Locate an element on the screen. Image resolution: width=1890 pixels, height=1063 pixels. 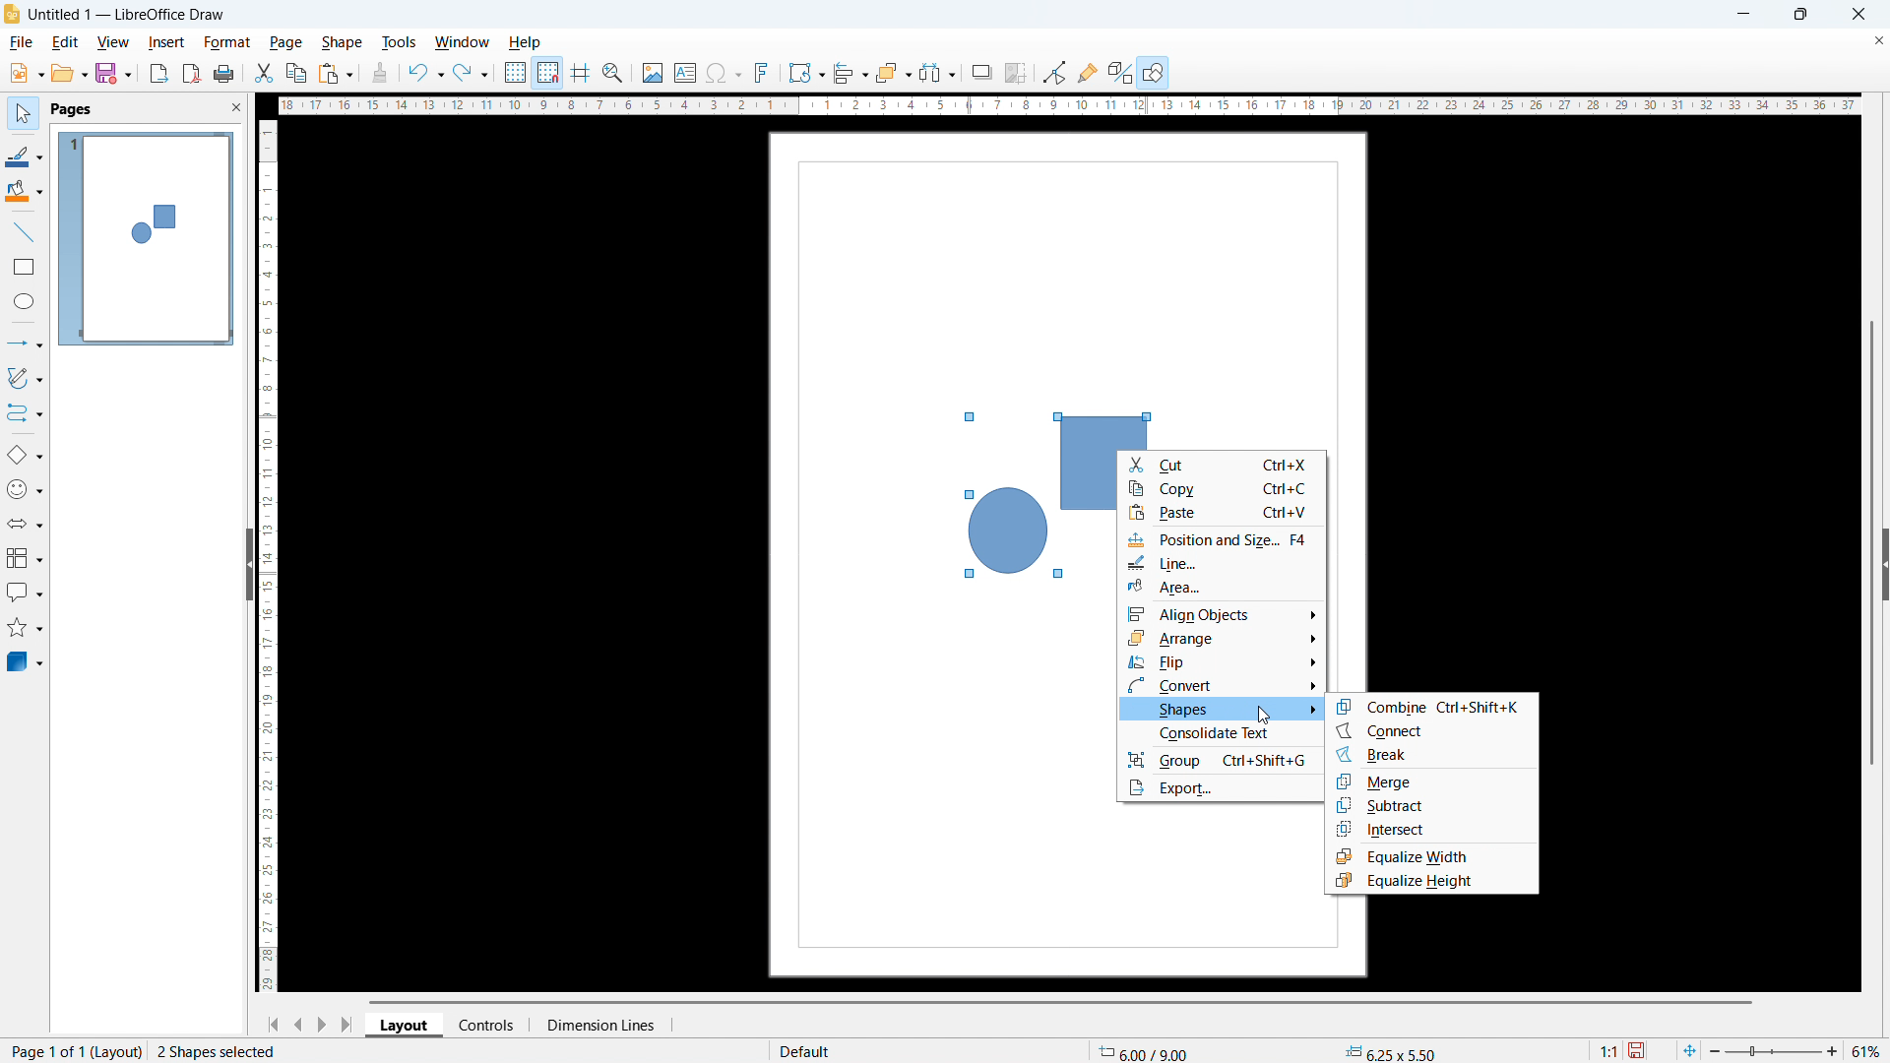
export is located at coordinates (1222, 788).